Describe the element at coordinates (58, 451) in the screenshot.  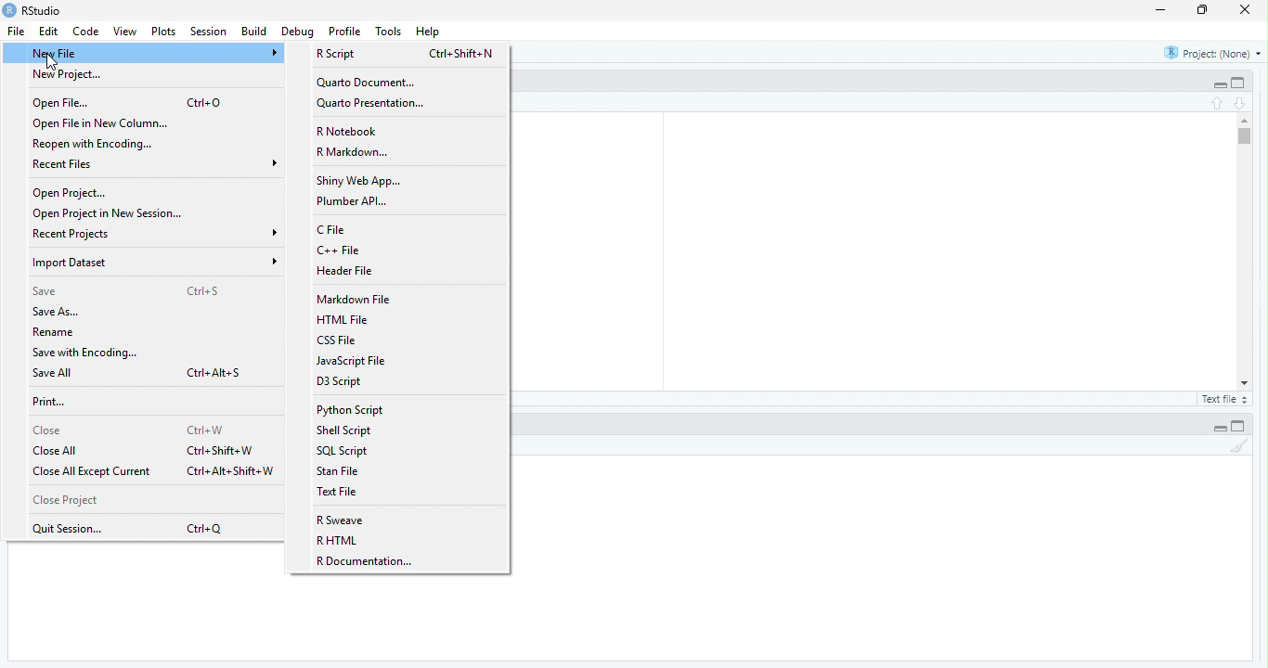
I see `Close All` at that location.